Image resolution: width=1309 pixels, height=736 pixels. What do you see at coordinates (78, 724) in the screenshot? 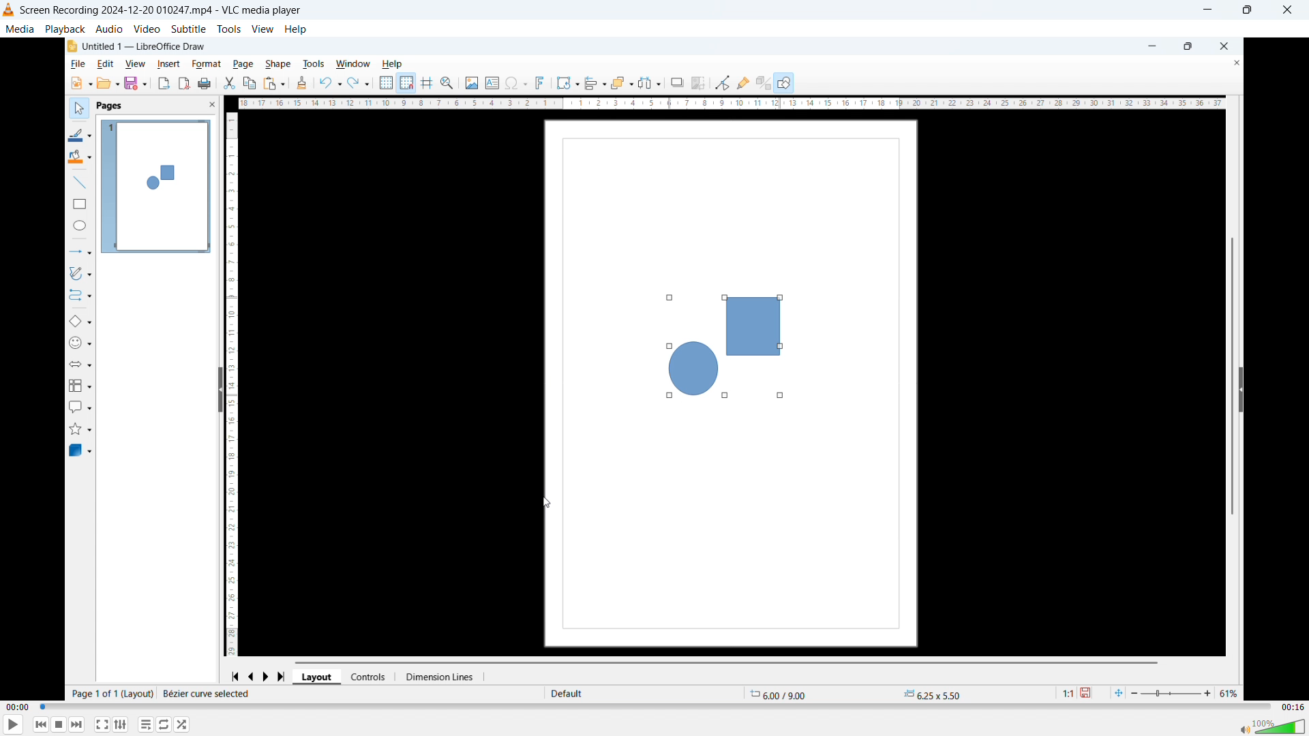
I see `forward or next media ` at bounding box center [78, 724].